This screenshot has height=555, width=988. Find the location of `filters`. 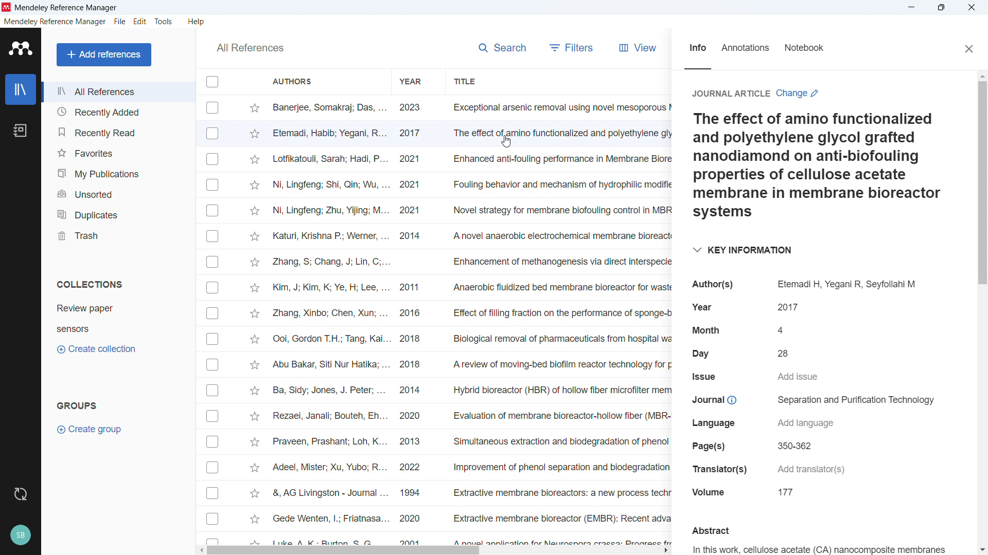

filters is located at coordinates (571, 48).